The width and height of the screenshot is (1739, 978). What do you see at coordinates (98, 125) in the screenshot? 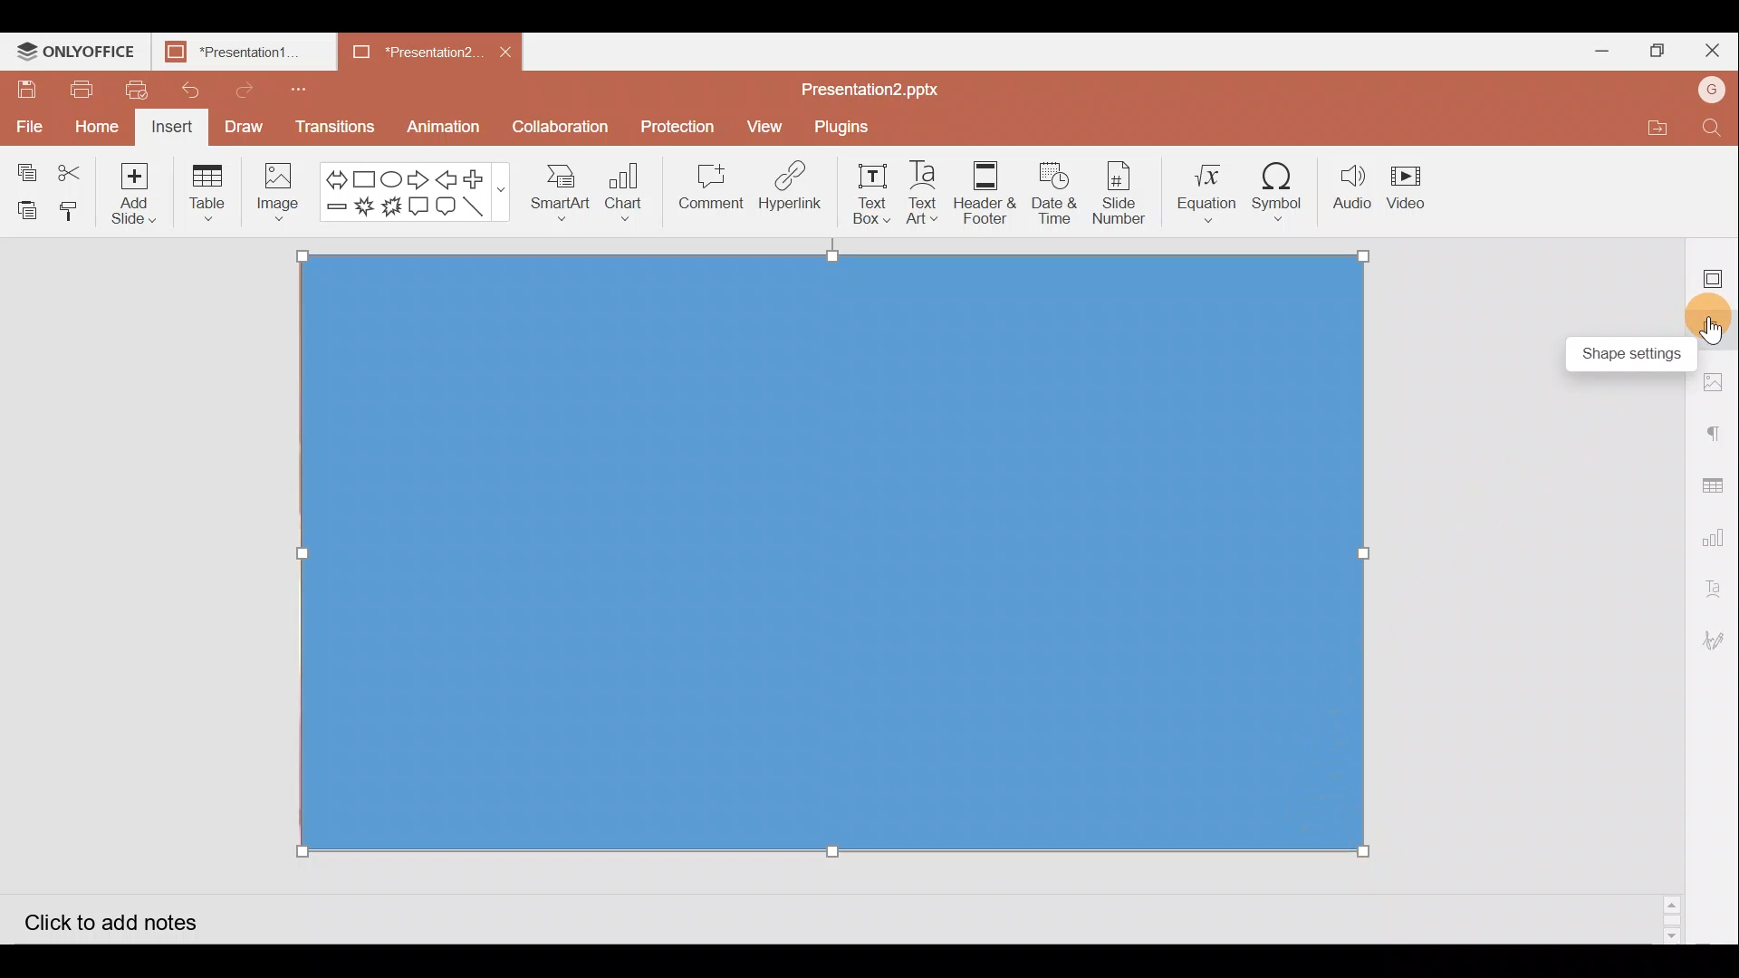
I see `Home` at bounding box center [98, 125].